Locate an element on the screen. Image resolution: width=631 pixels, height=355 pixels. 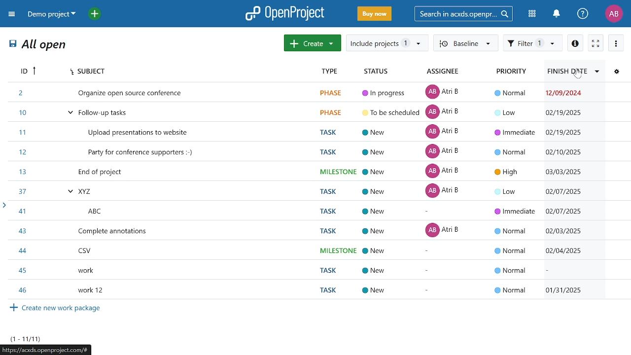
current project is located at coordinates (51, 15).